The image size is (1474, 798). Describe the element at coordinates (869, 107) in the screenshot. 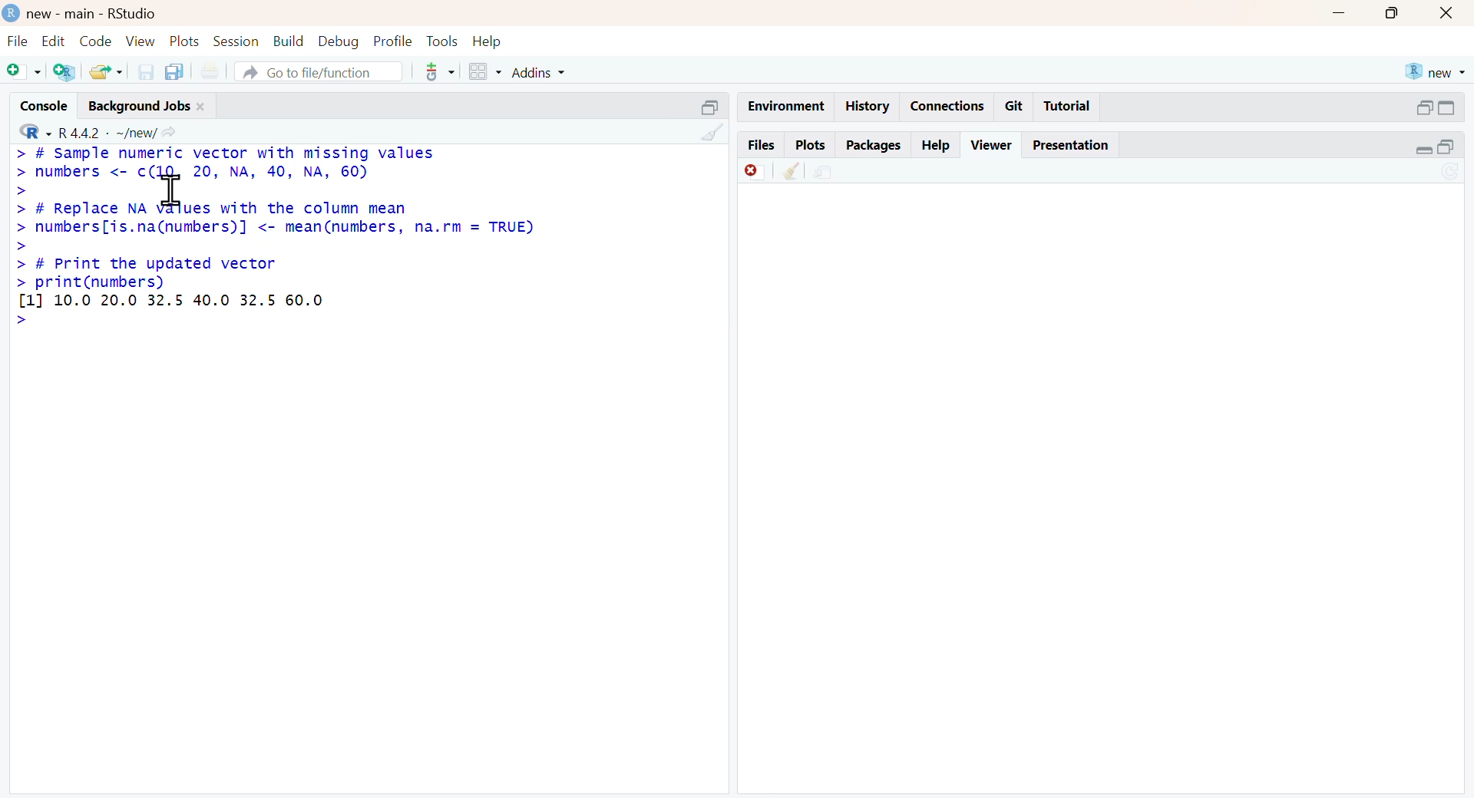

I see `history` at that location.